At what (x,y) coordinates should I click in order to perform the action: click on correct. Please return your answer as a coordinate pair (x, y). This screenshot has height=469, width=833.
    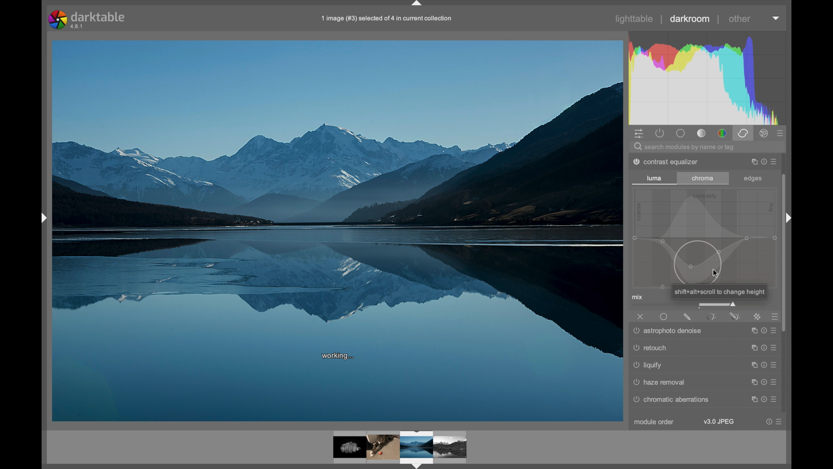
    Looking at the image, I should click on (743, 133).